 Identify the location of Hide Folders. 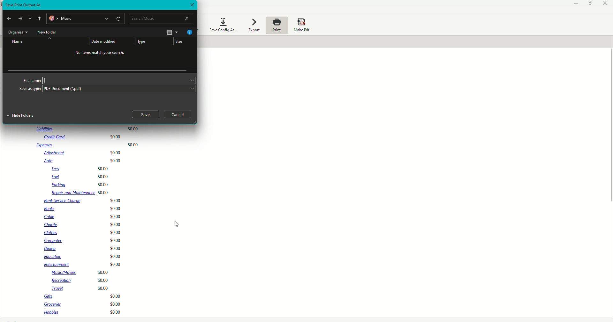
(20, 116).